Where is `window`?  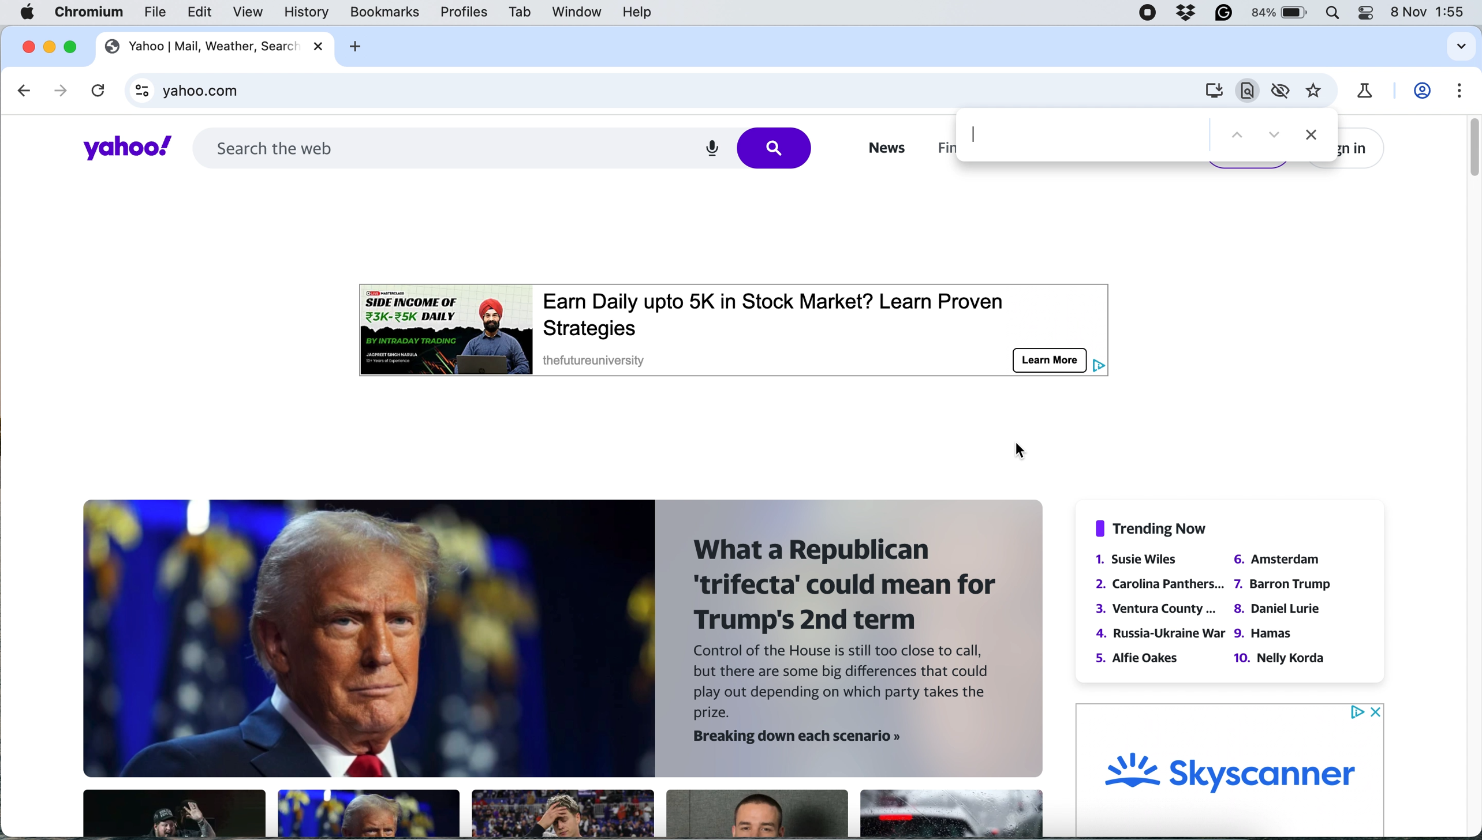 window is located at coordinates (578, 15).